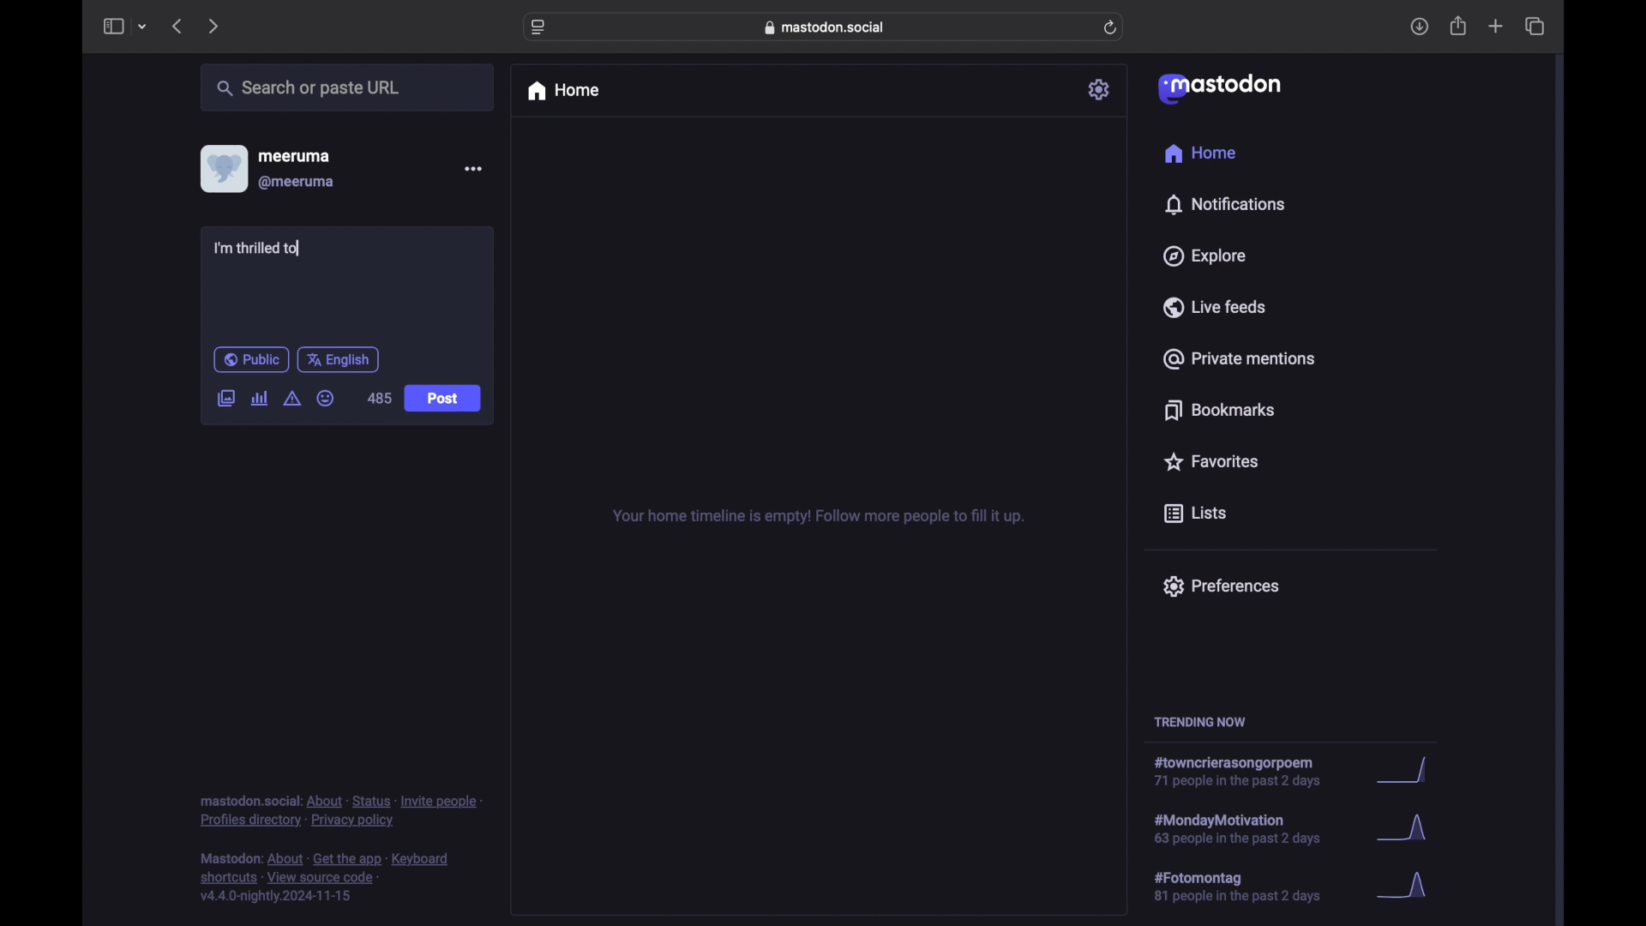 This screenshot has width=1646, height=926. I want to click on graph, so click(1409, 771).